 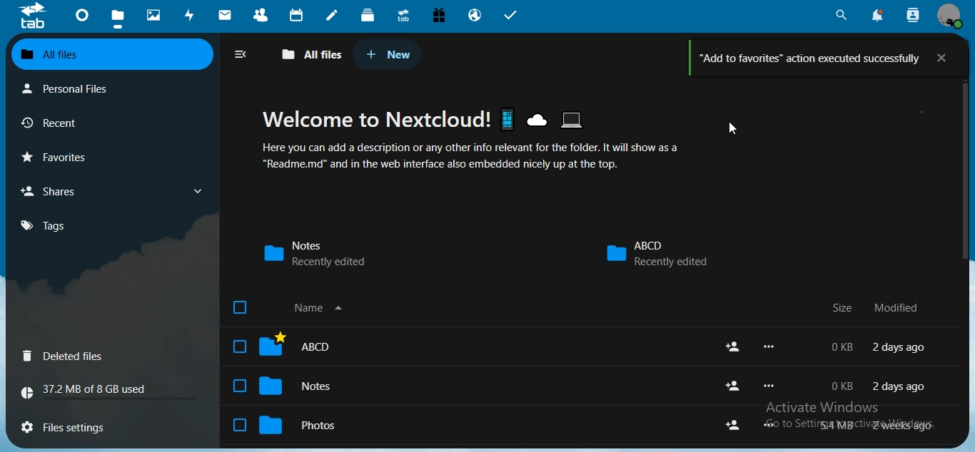 What do you see at coordinates (286, 346) in the screenshot?
I see `abcd` at bounding box center [286, 346].